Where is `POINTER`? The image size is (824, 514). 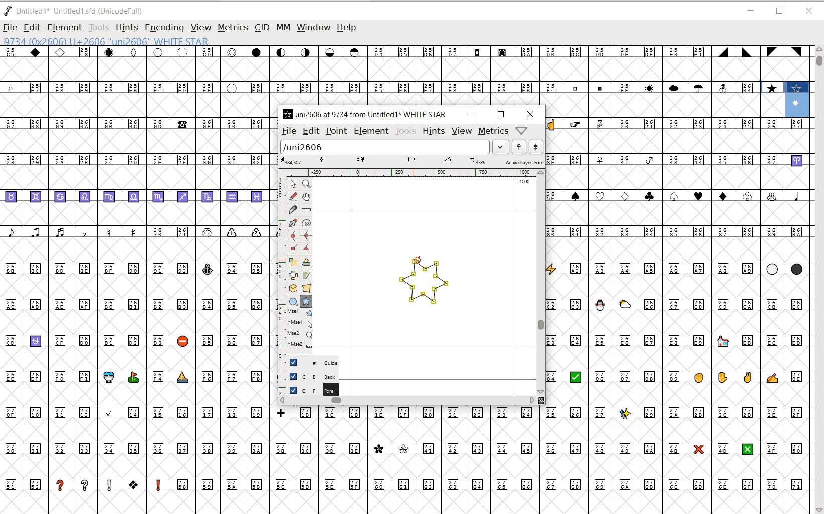 POINTER is located at coordinates (292, 184).